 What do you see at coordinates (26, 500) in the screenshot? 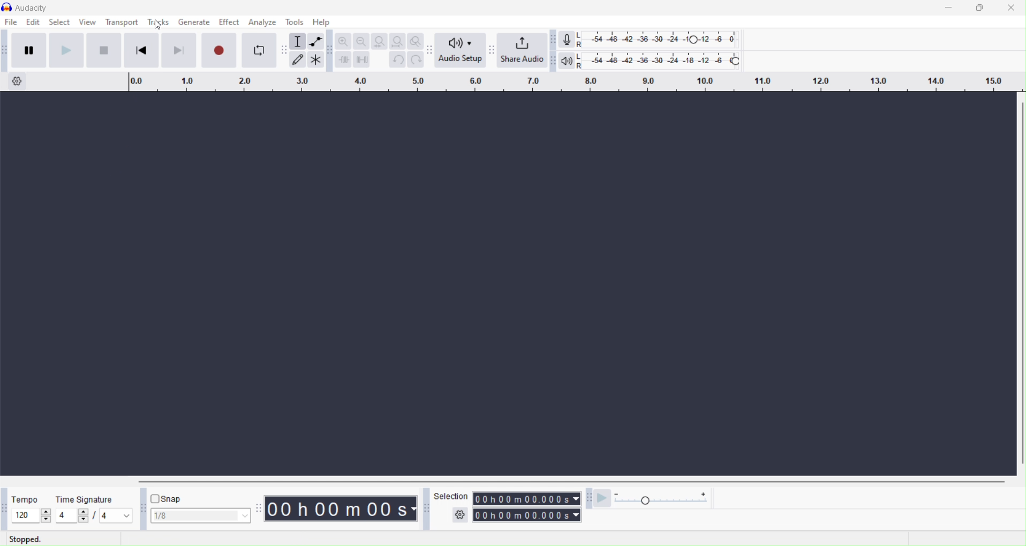
I see `Tempo` at bounding box center [26, 500].